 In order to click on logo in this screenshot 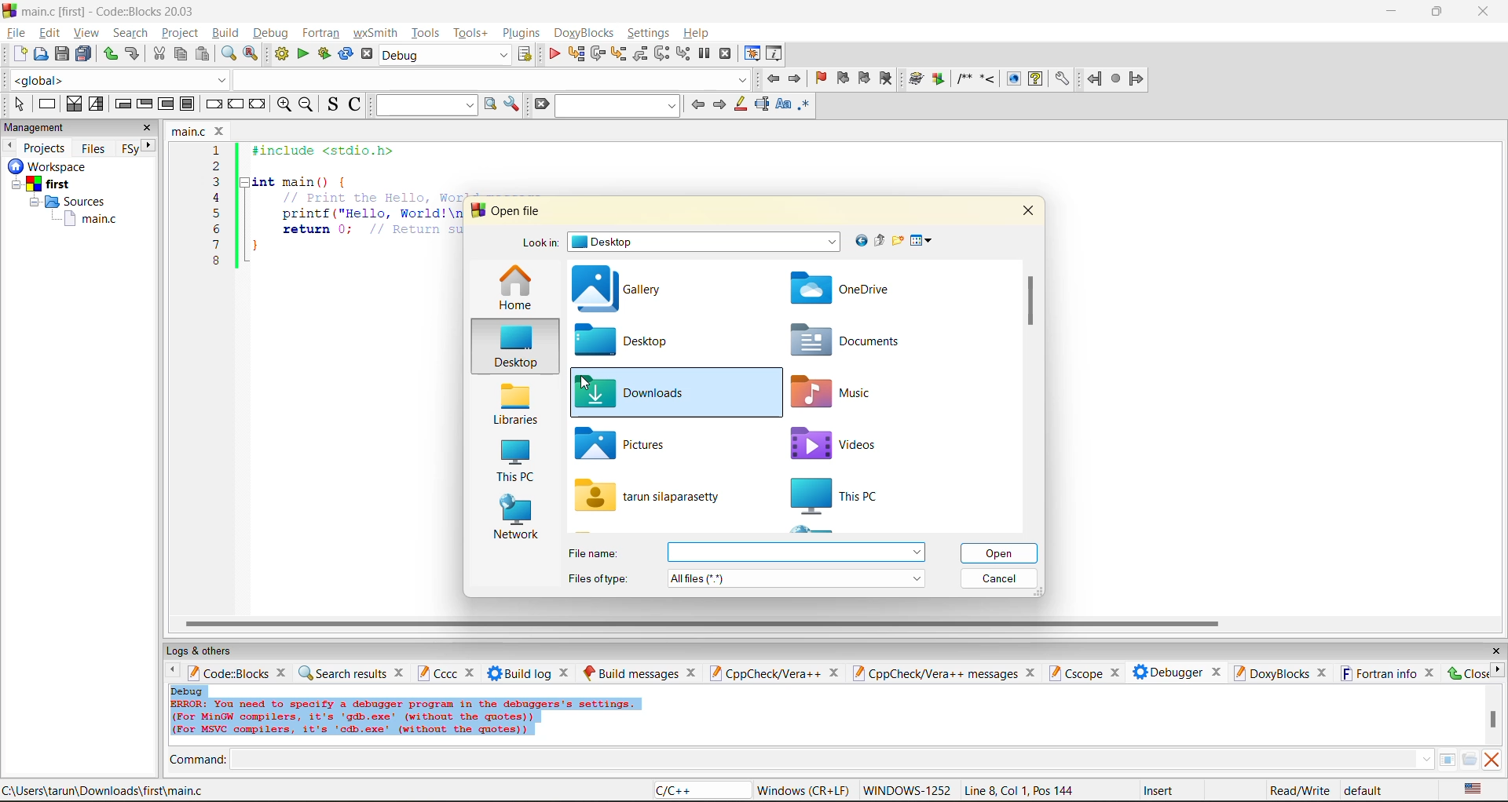, I will do `click(9, 9)`.